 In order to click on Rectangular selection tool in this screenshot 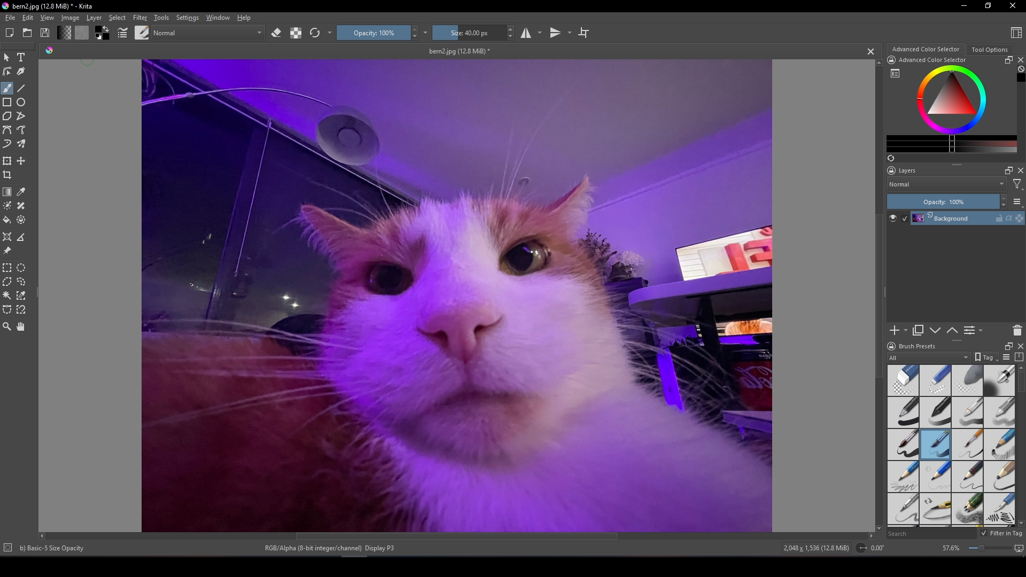, I will do `click(7, 267)`.